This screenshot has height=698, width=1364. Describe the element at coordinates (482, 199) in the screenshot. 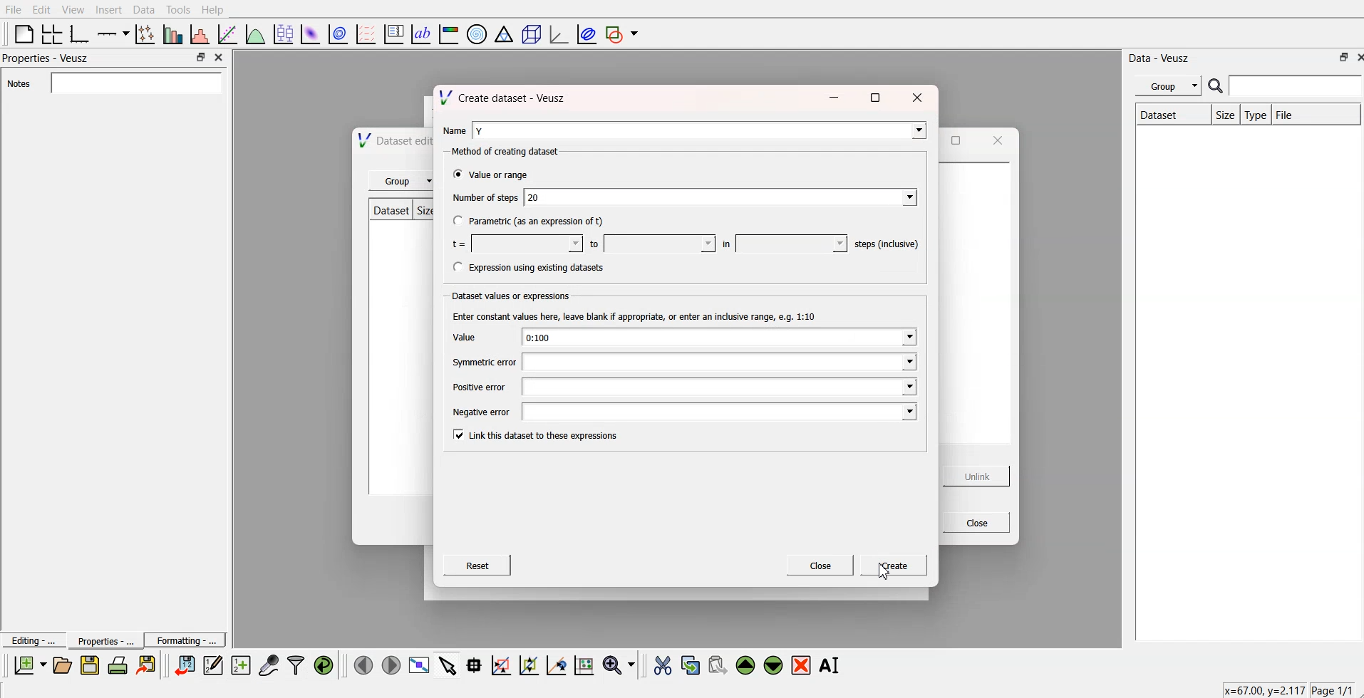

I see `Number of steps.` at that location.